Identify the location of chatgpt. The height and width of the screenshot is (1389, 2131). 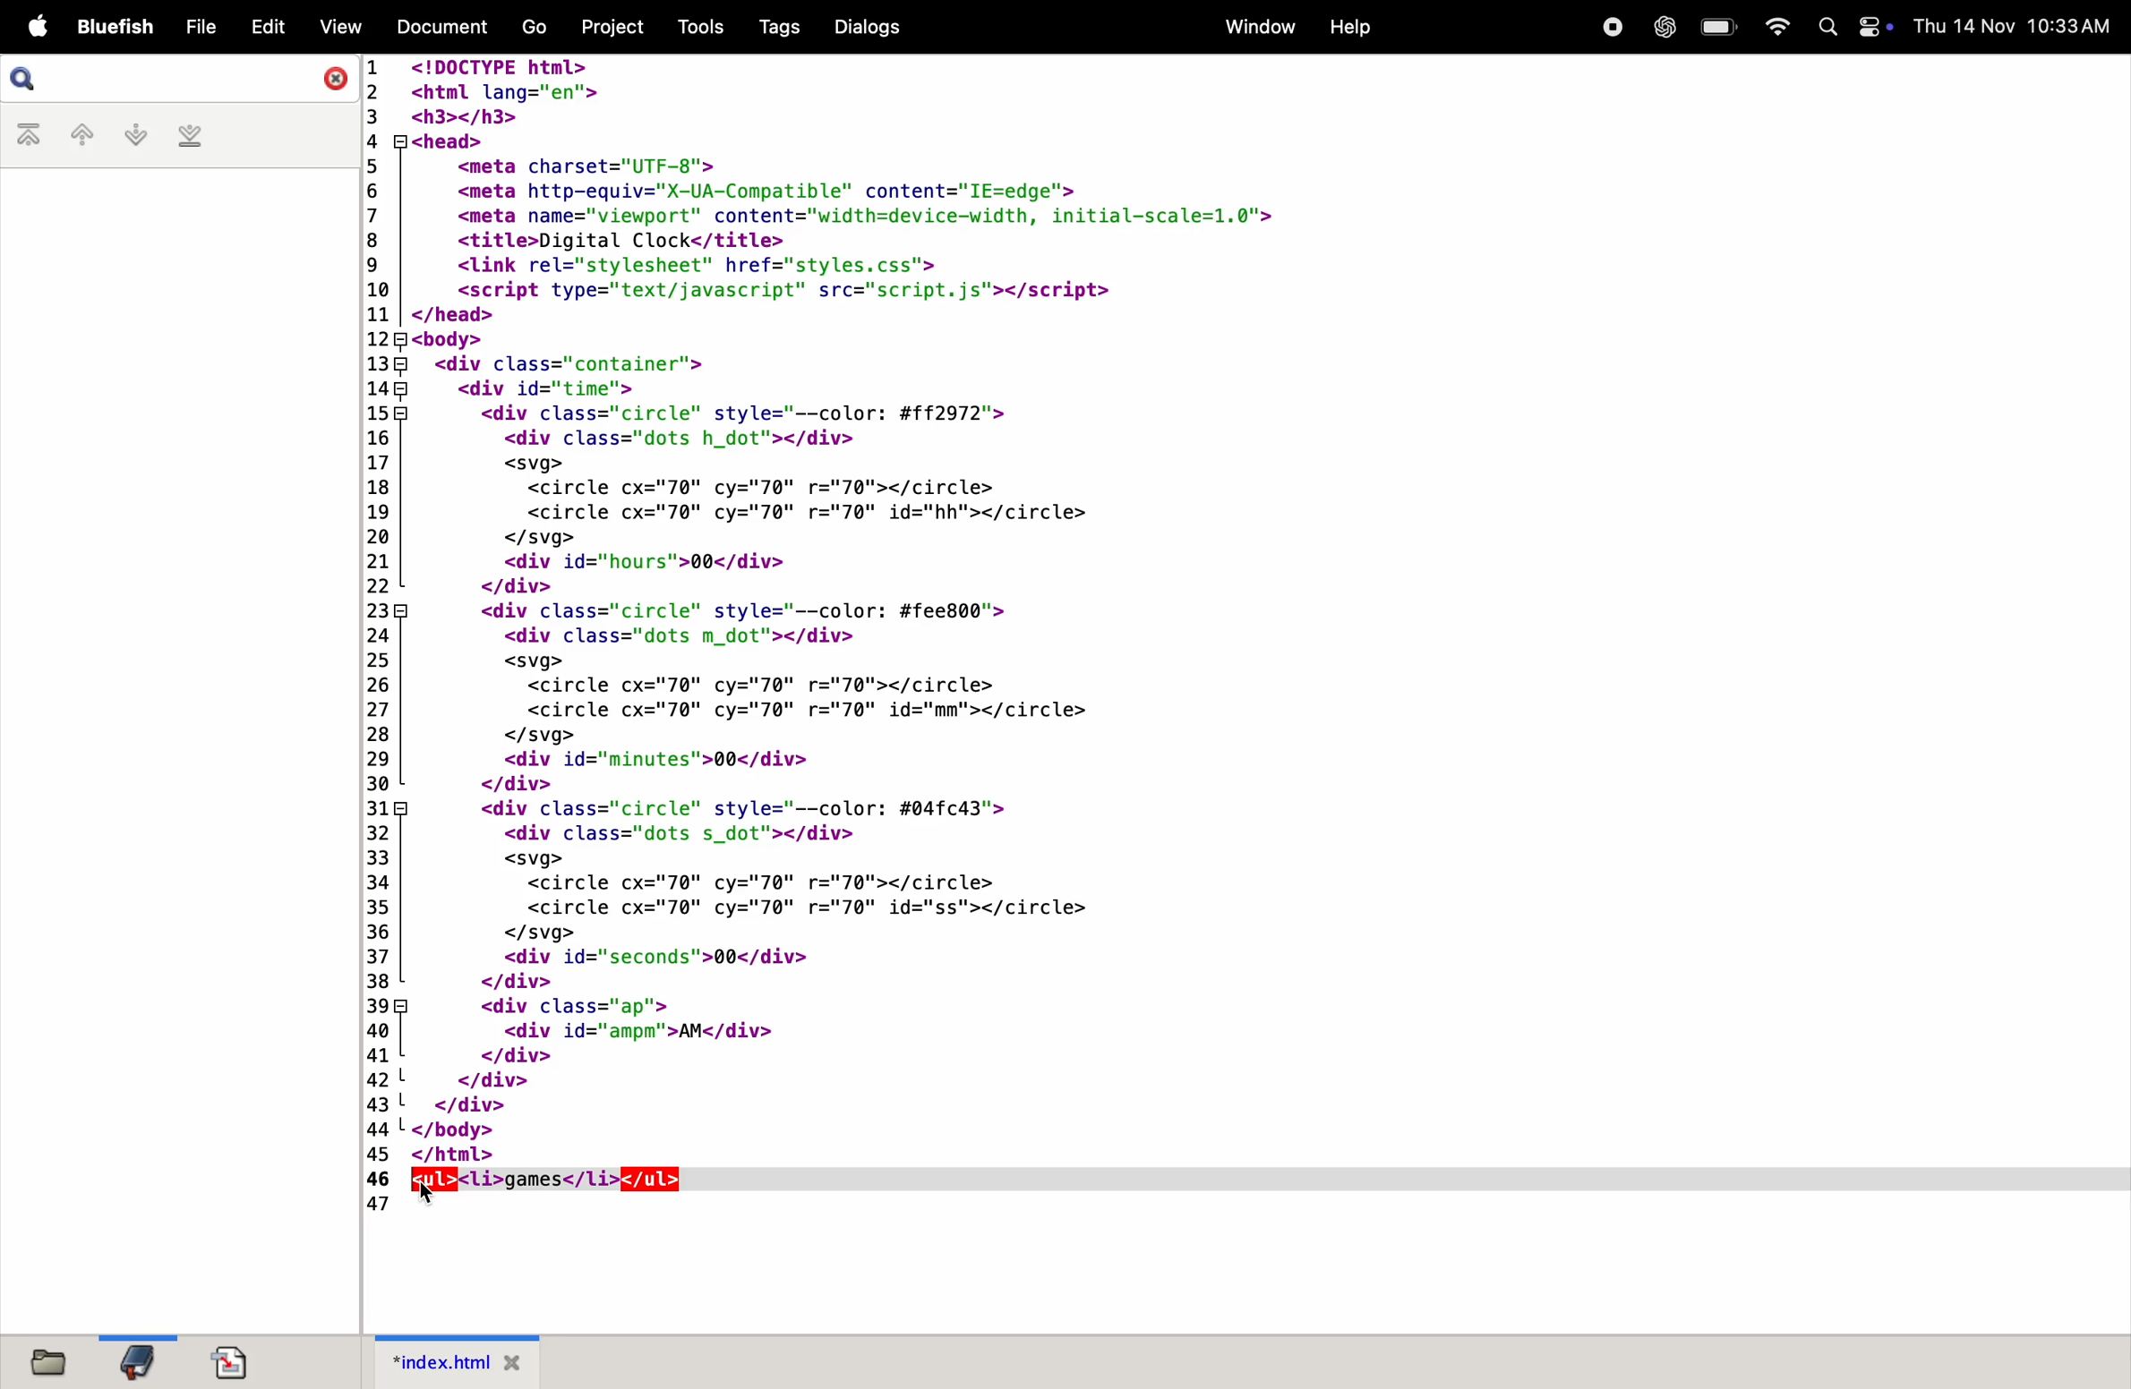
(1664, 29).